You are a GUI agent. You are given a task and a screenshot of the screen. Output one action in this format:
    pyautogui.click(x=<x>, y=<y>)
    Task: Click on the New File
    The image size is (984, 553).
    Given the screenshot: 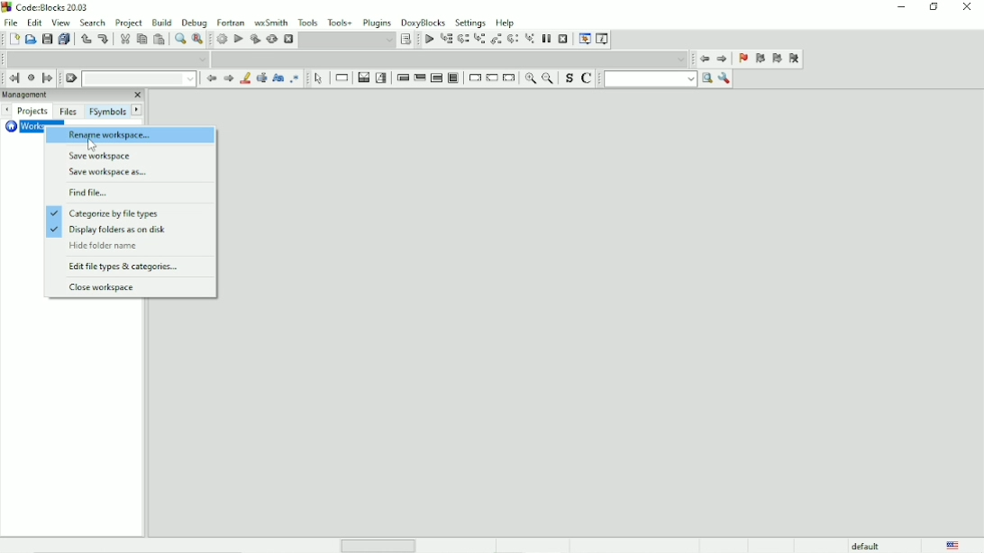 What is the action you would take?
    pyautogui.click(x=14, y=40)
    